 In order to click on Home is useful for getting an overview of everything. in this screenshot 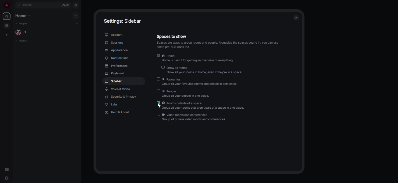, I will do `click(204, 60)`.